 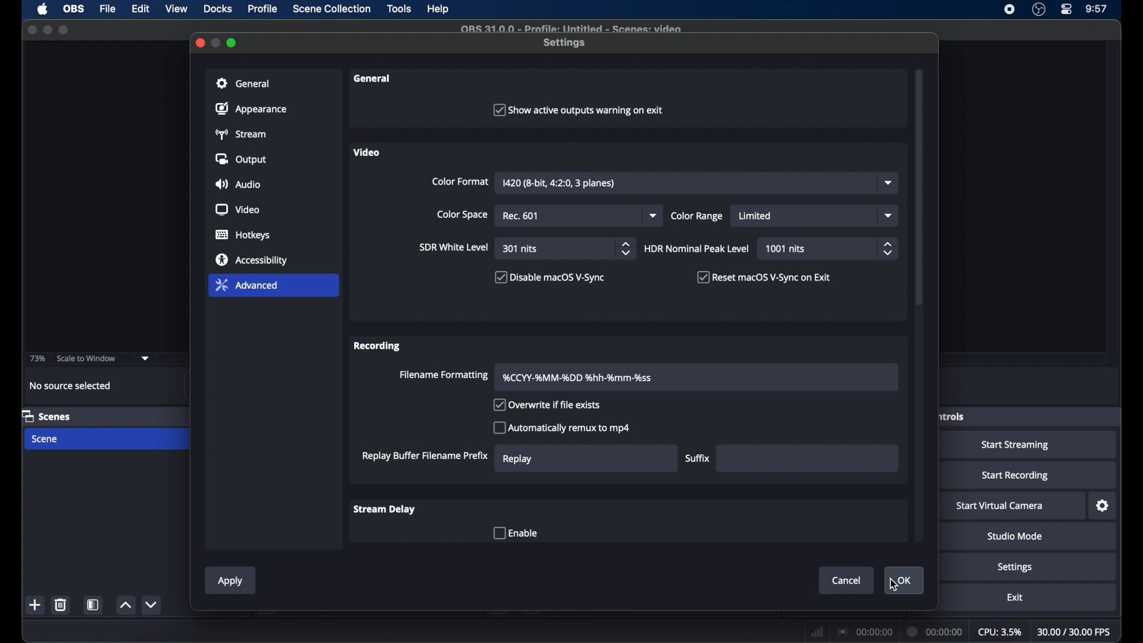 What do you see at coordinates (108, 10) in the screenshot?
I see `file` at bounding box center [108, 10].